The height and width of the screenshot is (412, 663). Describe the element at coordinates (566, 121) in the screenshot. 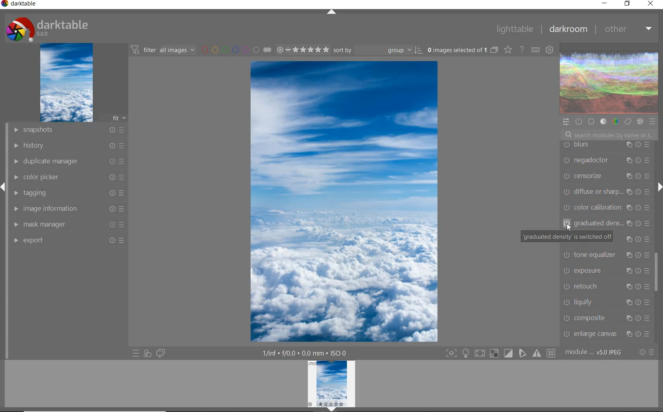

I see `QUICK ACCESS PANEL` at that location.